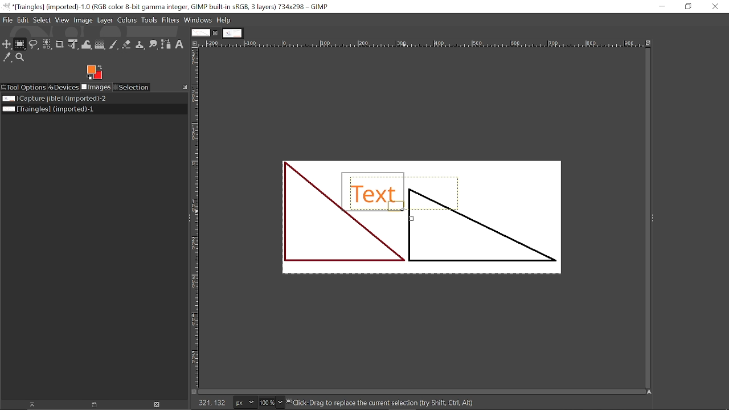 Image resolution: width=729 pixels, height=410 pixels. I want to click on Current tab, so click(200, 33).